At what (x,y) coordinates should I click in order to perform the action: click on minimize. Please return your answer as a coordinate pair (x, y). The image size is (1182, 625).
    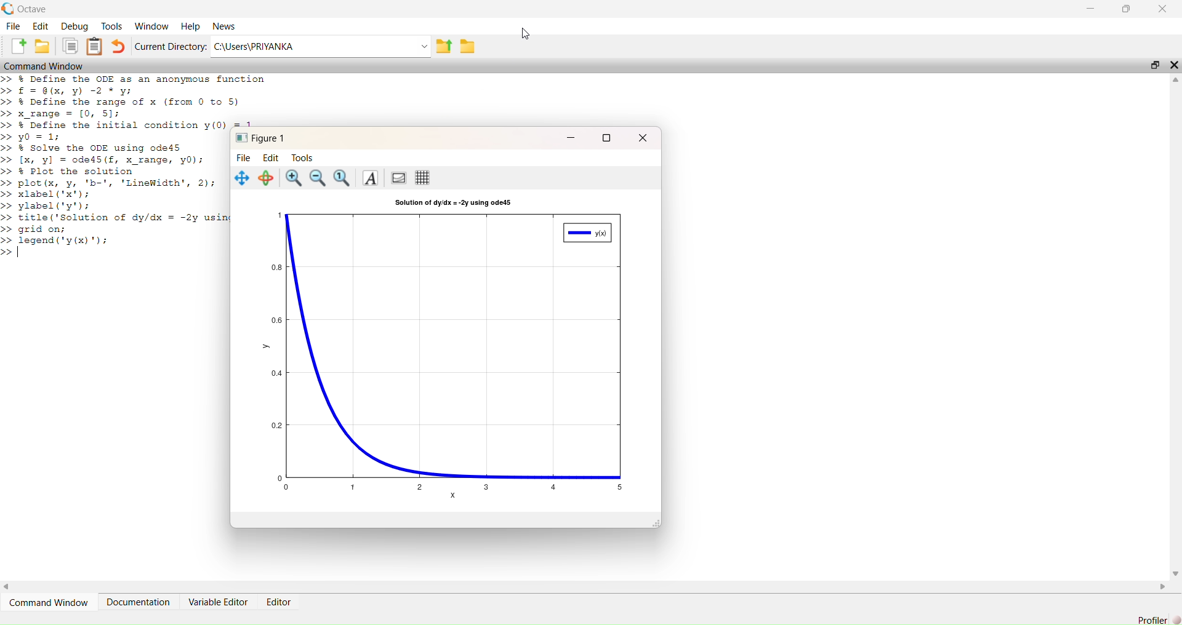
    Looking at the image, I should click on (571, 138).